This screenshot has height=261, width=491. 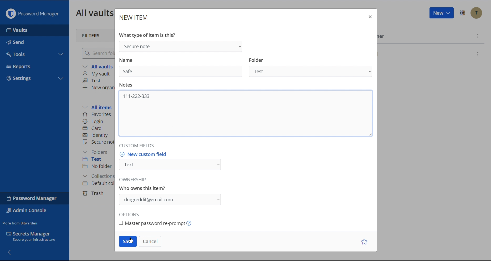 I want to click on Login, so click(x=93, y=121).